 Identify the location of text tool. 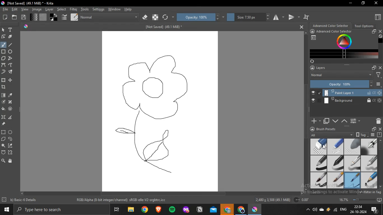
(11, 29).